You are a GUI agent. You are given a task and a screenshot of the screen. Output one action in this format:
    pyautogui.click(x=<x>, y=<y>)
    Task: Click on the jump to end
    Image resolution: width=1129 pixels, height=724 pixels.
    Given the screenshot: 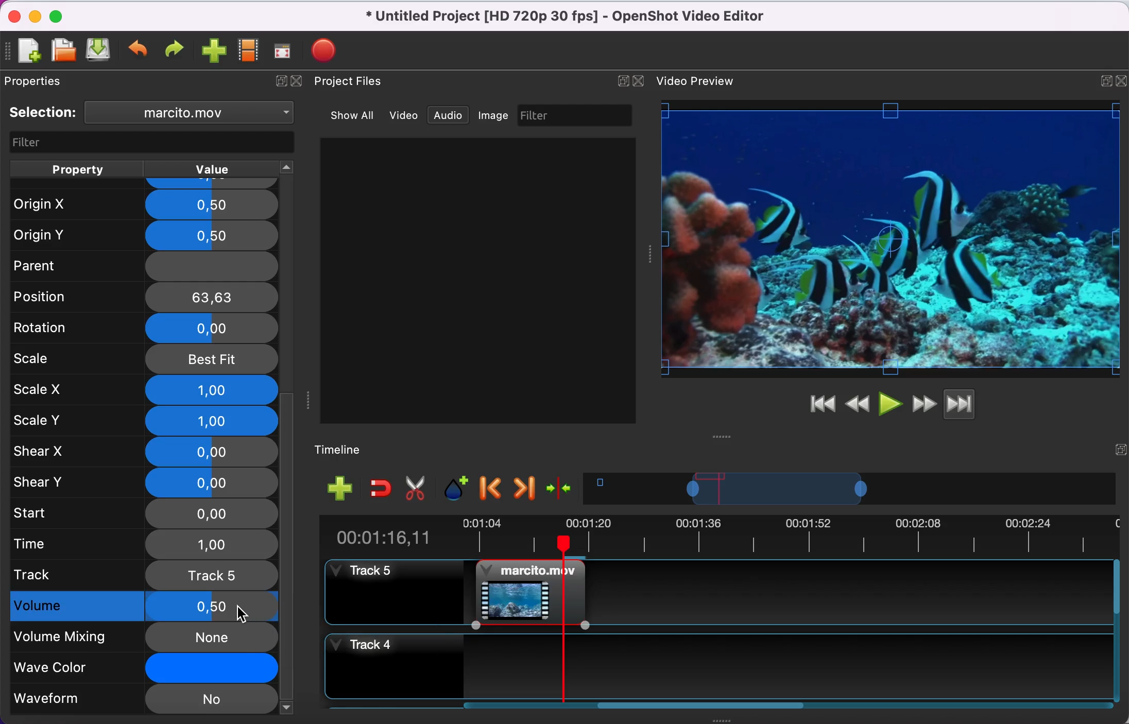 What is the action you would take?
    pyautogui.click(x=975, y=406)
    